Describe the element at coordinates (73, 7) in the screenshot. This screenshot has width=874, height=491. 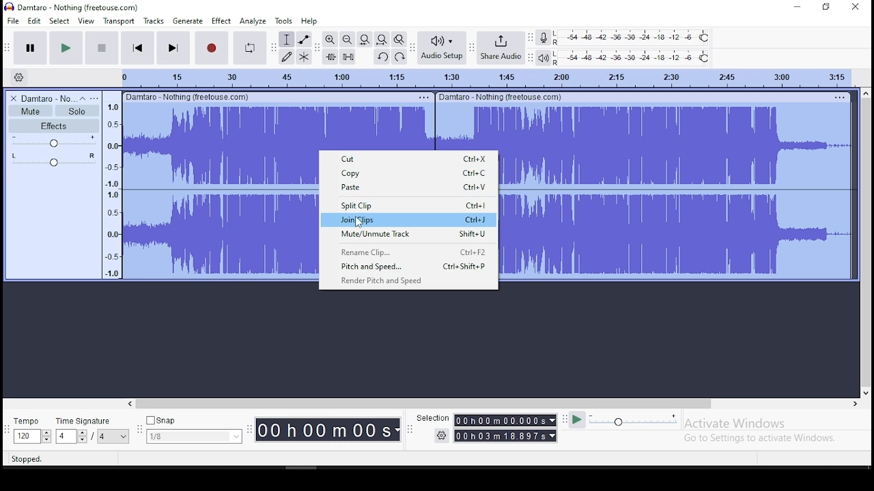
I see `icon and file name` at that location.